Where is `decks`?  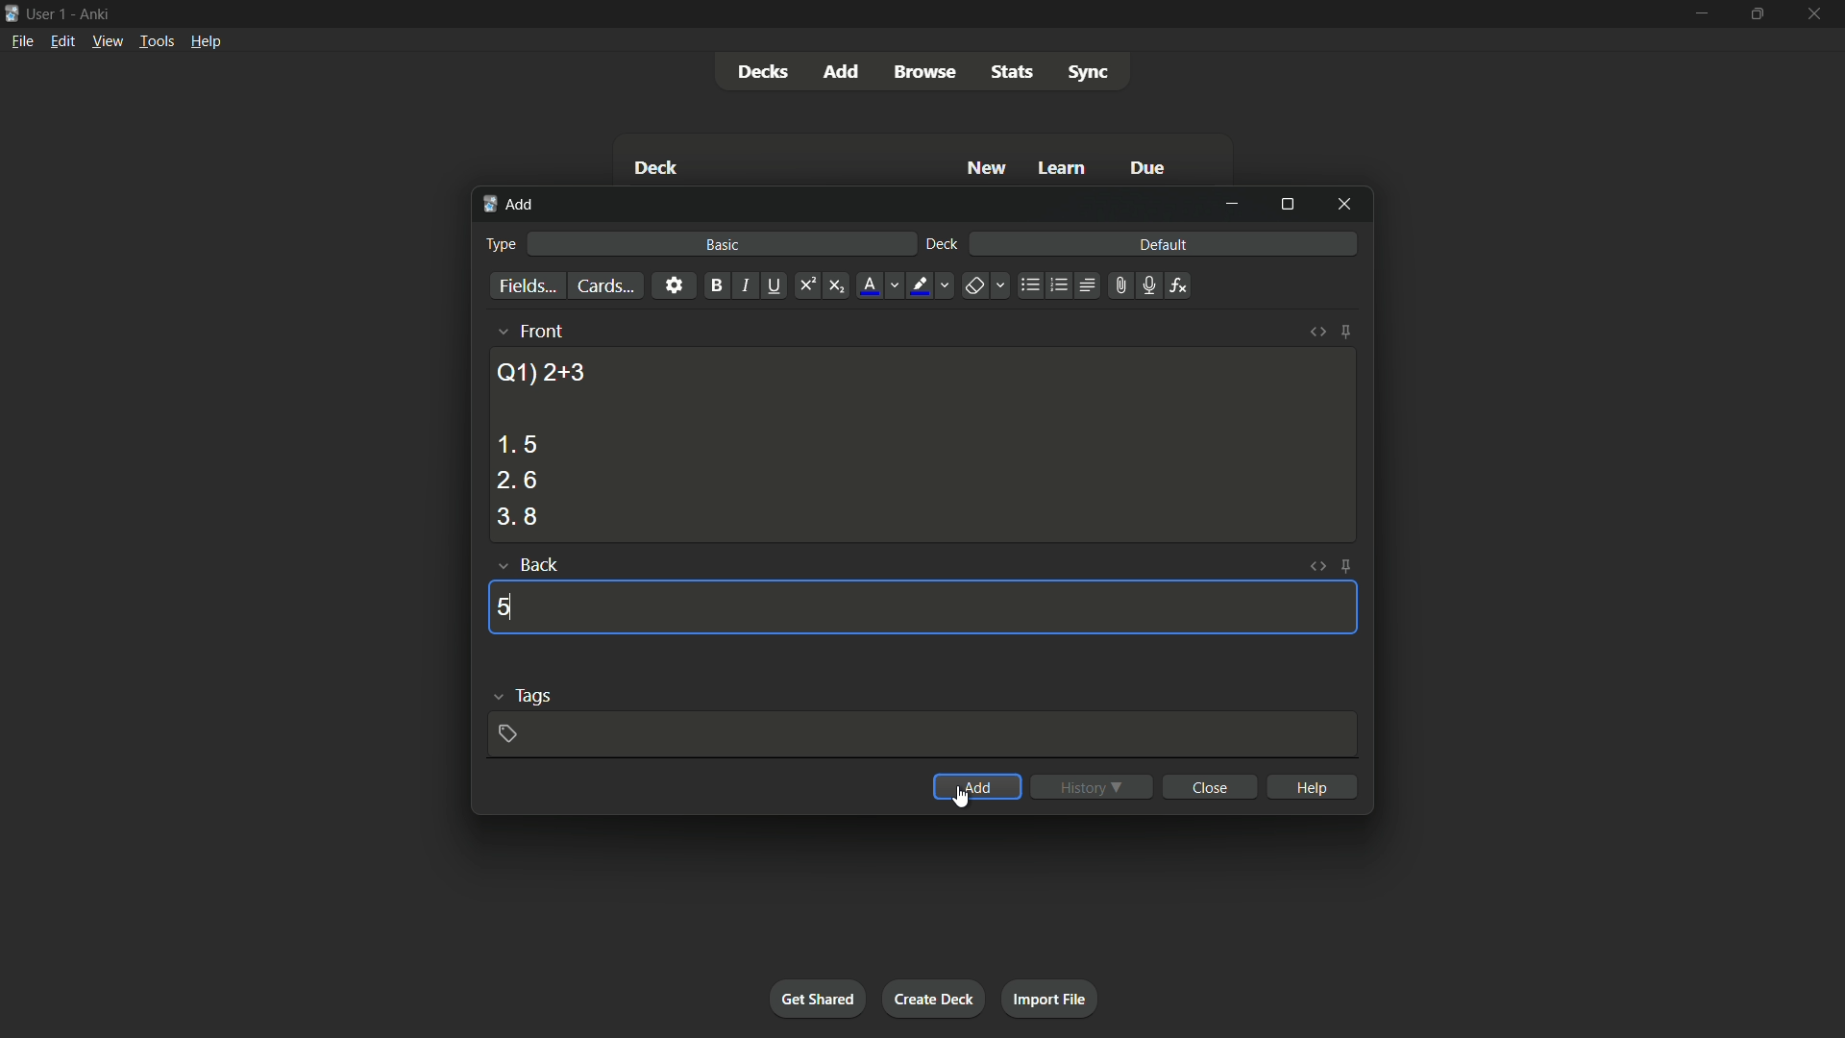 decks is located at coordinates (762, 72).